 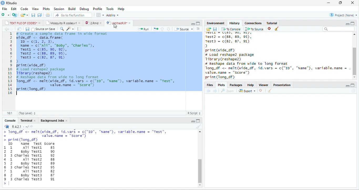 What do you see at coordinates (169, 29) in the screenshot?
I see `down` at bounding box center [169, 29].